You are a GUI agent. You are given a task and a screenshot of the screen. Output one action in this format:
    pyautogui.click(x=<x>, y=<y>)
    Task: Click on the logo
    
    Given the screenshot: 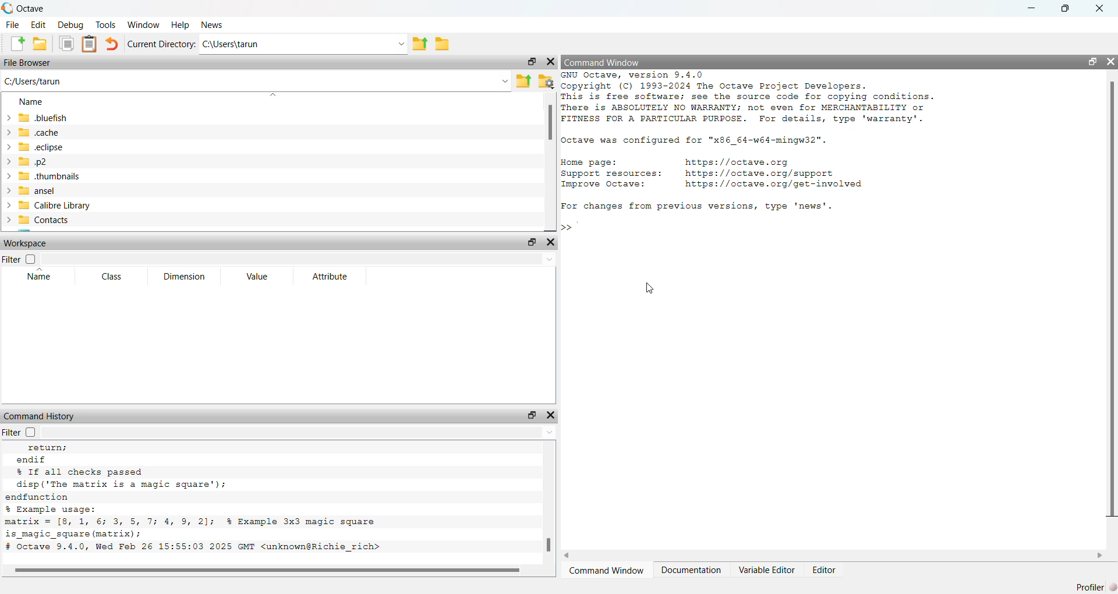 What is the action you would take?
    pyautogui.click(x=8, y=8)
    